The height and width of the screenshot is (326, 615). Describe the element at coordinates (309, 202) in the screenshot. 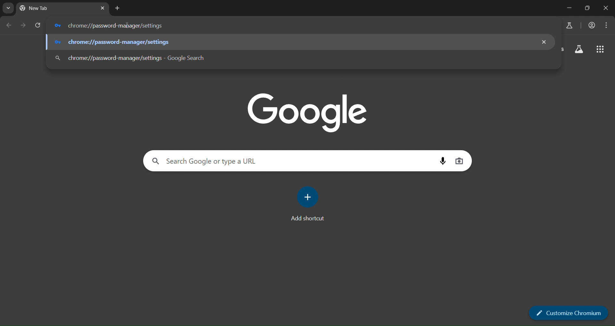

I see `add shortcut` at that location.